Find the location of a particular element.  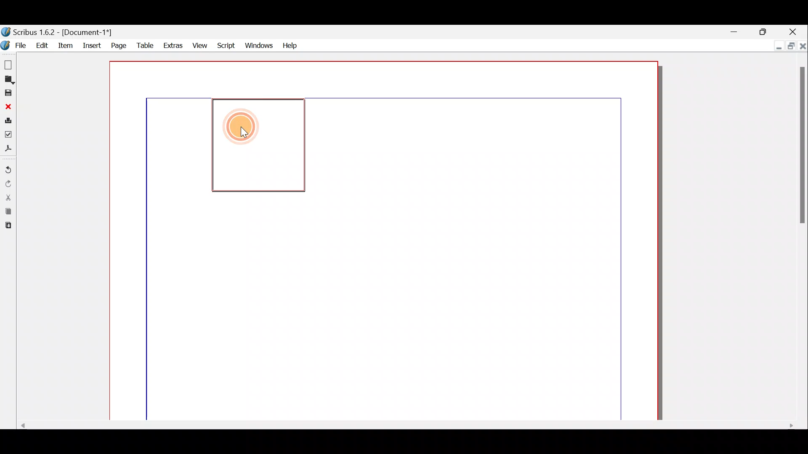

File is located at coordinates (16, 45).